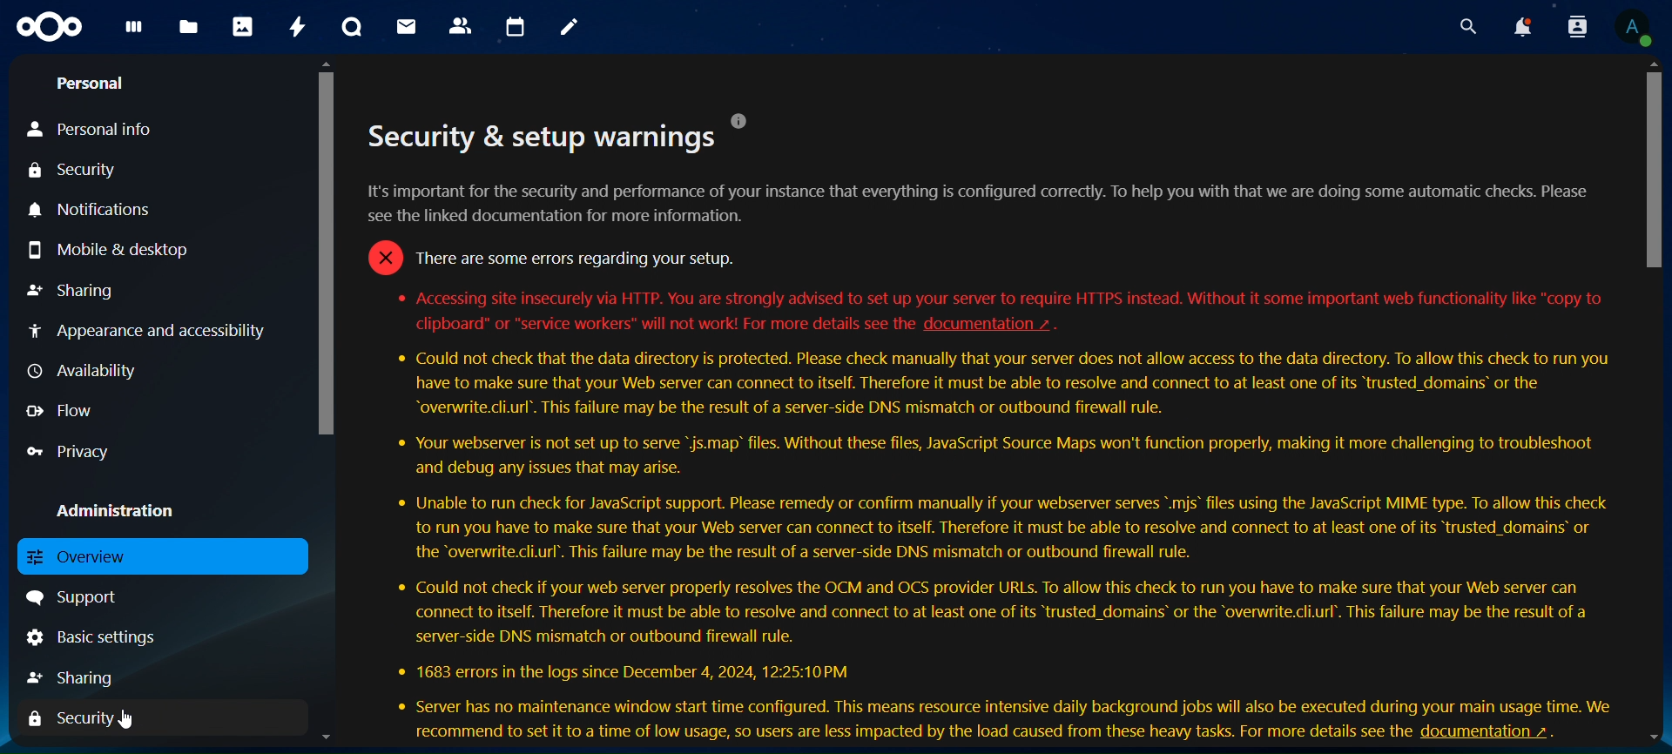 The height and width of the screenshot is (754, 1672). Describe the element at coordinates (461, 24) in the screenshot. I see `contact` at that location.